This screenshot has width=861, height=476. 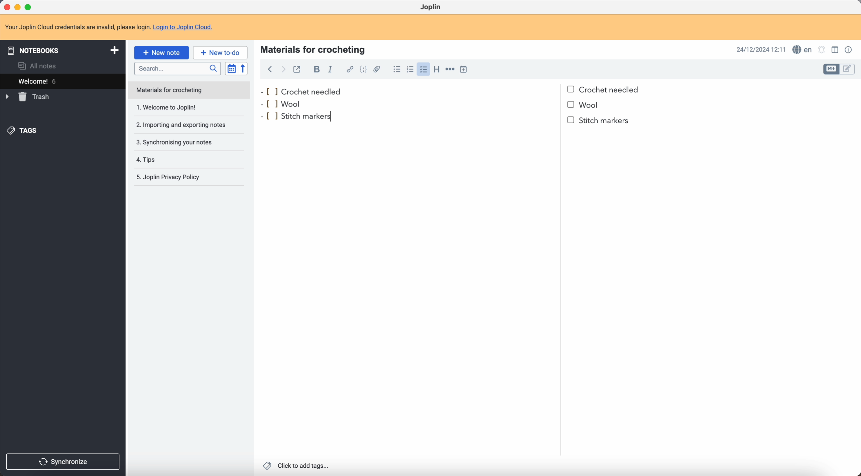 I want to click on synchronize, so click(x=64, y=462).